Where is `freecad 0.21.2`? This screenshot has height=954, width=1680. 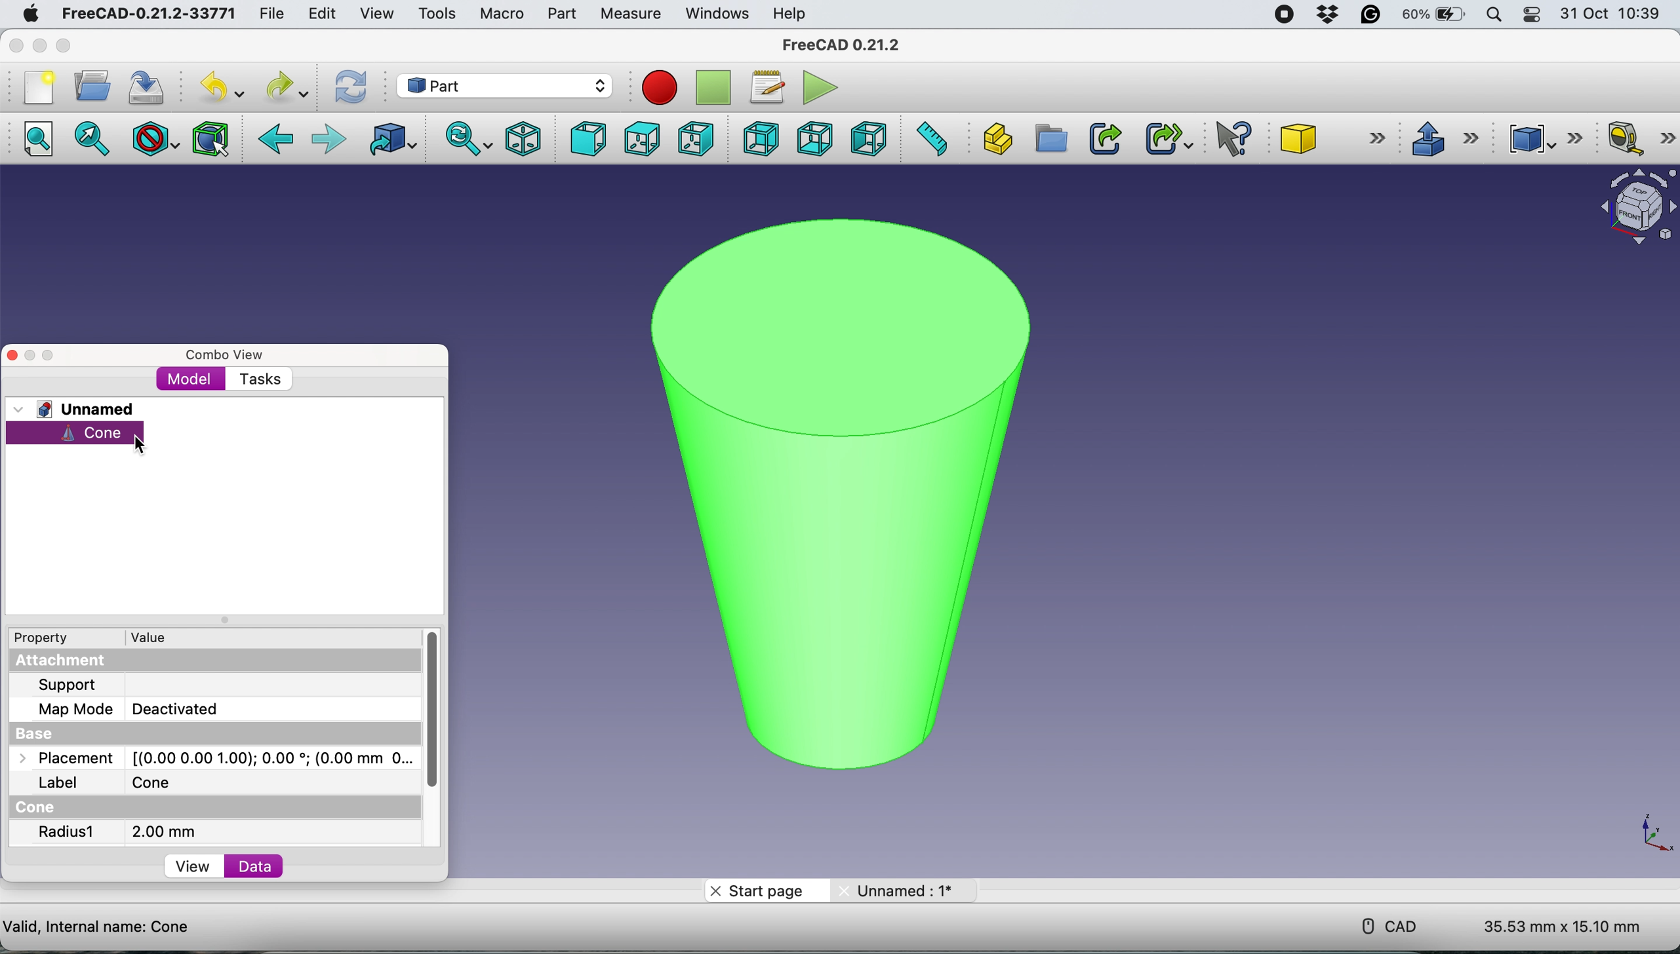 freecad 0.21.2 is located at coordinates (838, 45).